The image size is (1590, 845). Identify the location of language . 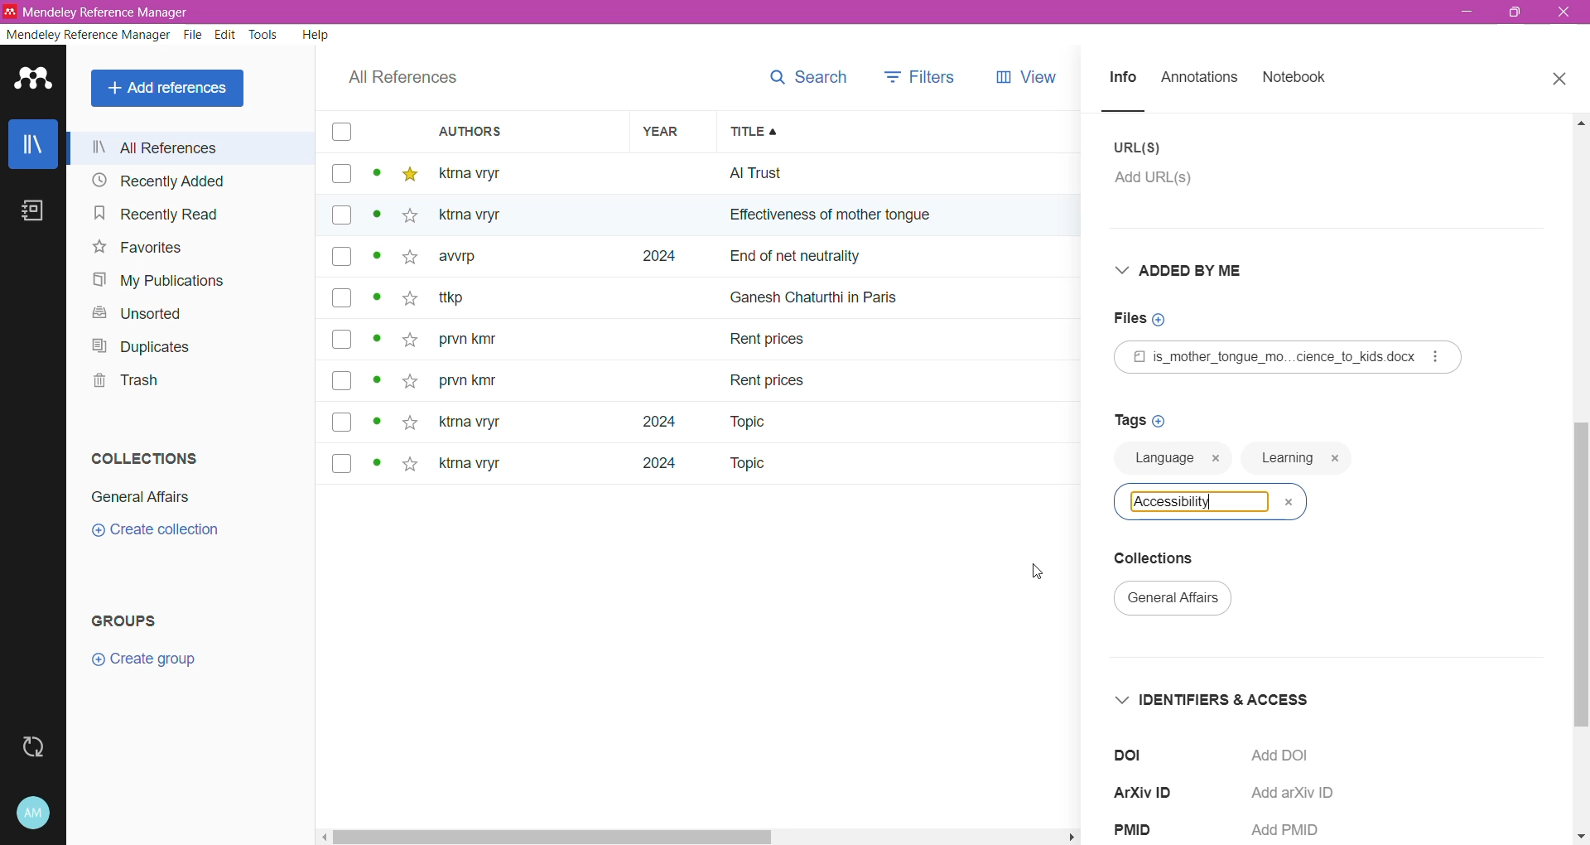
(1161, 464).